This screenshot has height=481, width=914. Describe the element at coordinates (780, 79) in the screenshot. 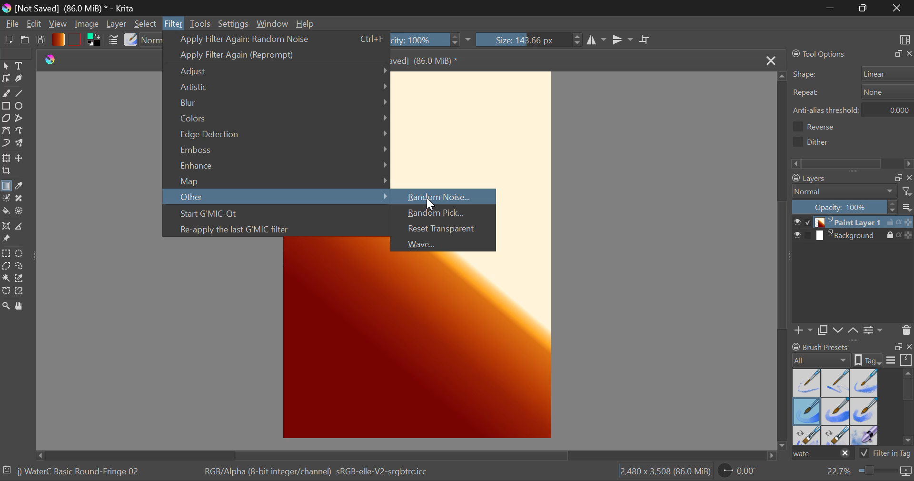

I see `move up` at that location.